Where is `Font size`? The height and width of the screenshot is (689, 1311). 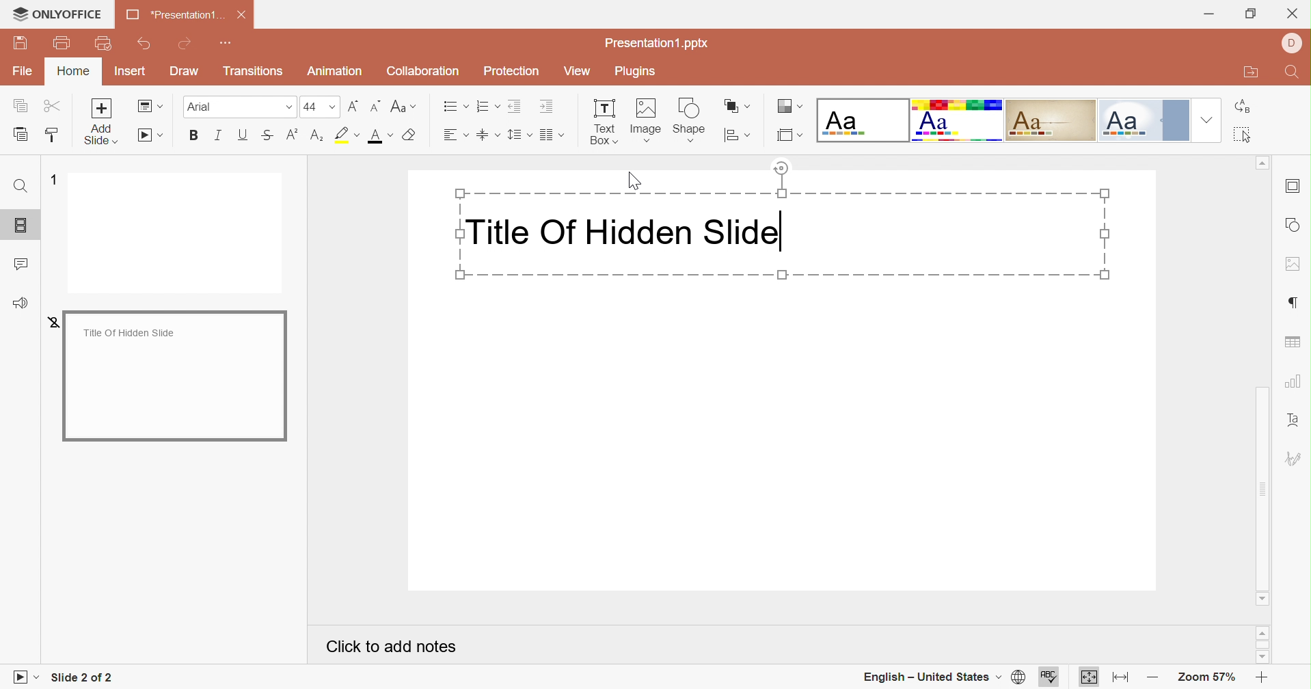 Font size is located at coordinates (319, 107).